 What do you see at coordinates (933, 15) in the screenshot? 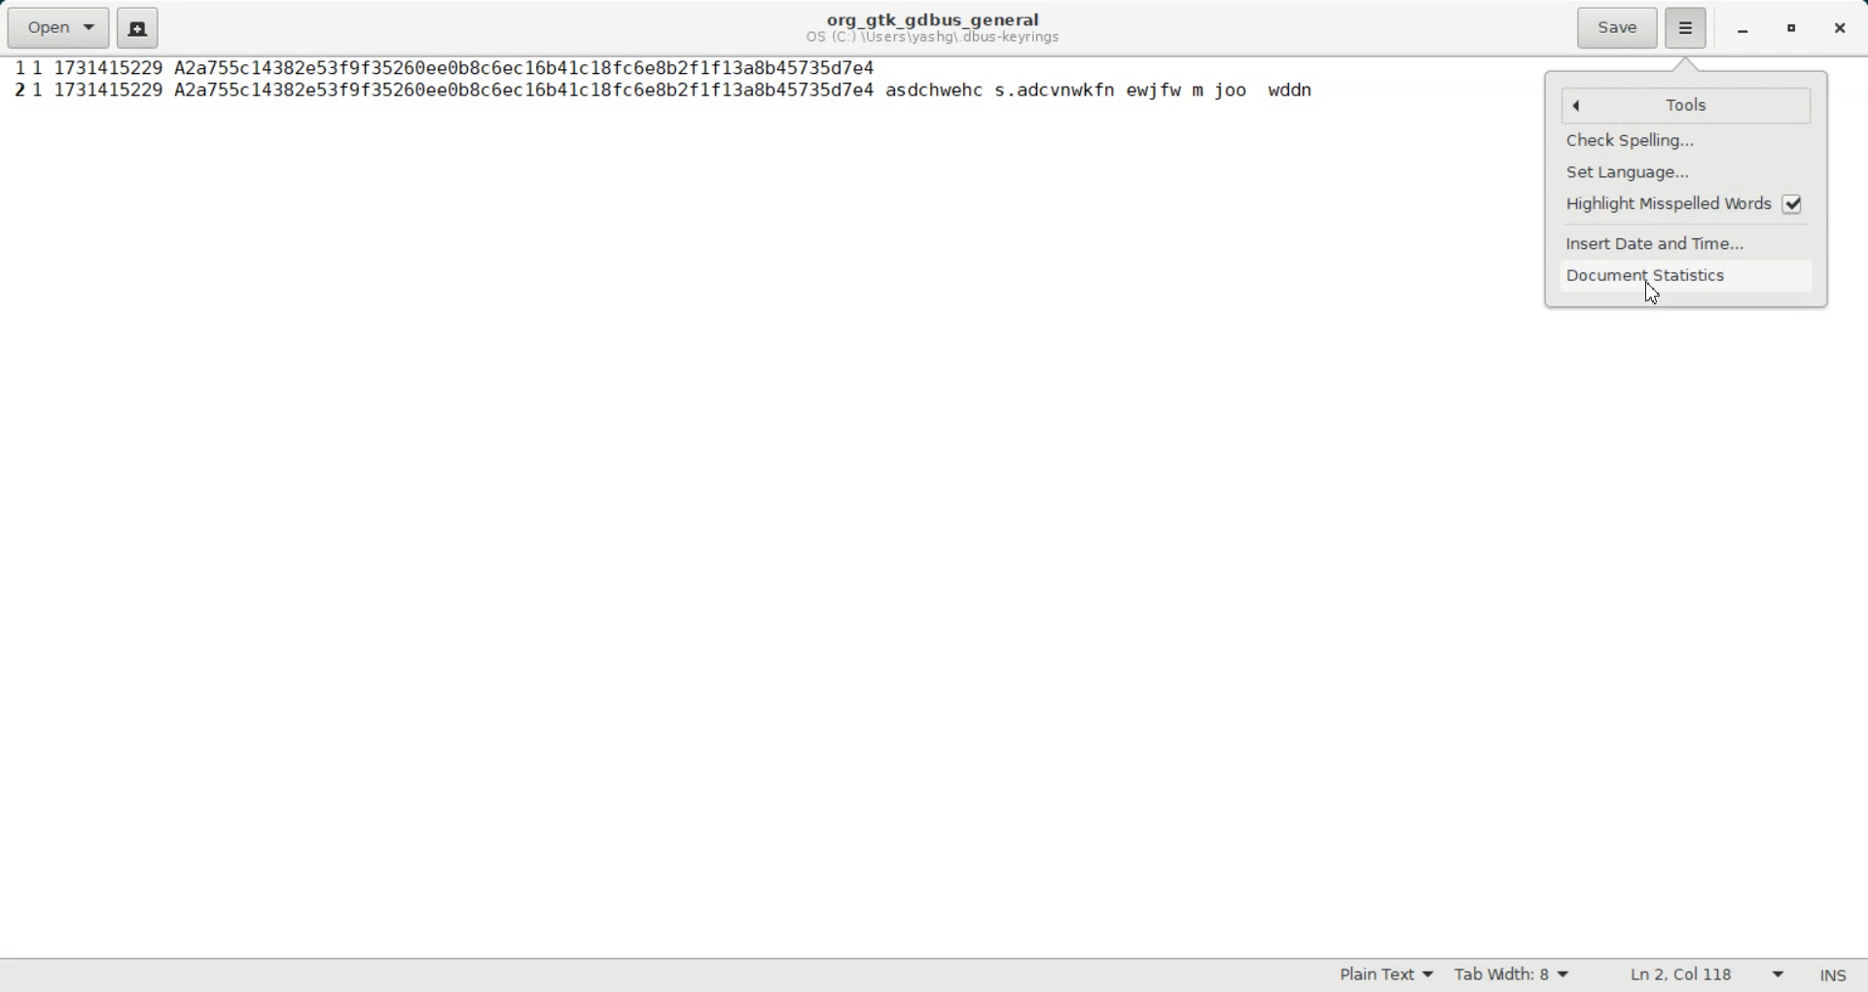
I see ` org_gtk_gdbus_general` at bounding box center [933, 15].